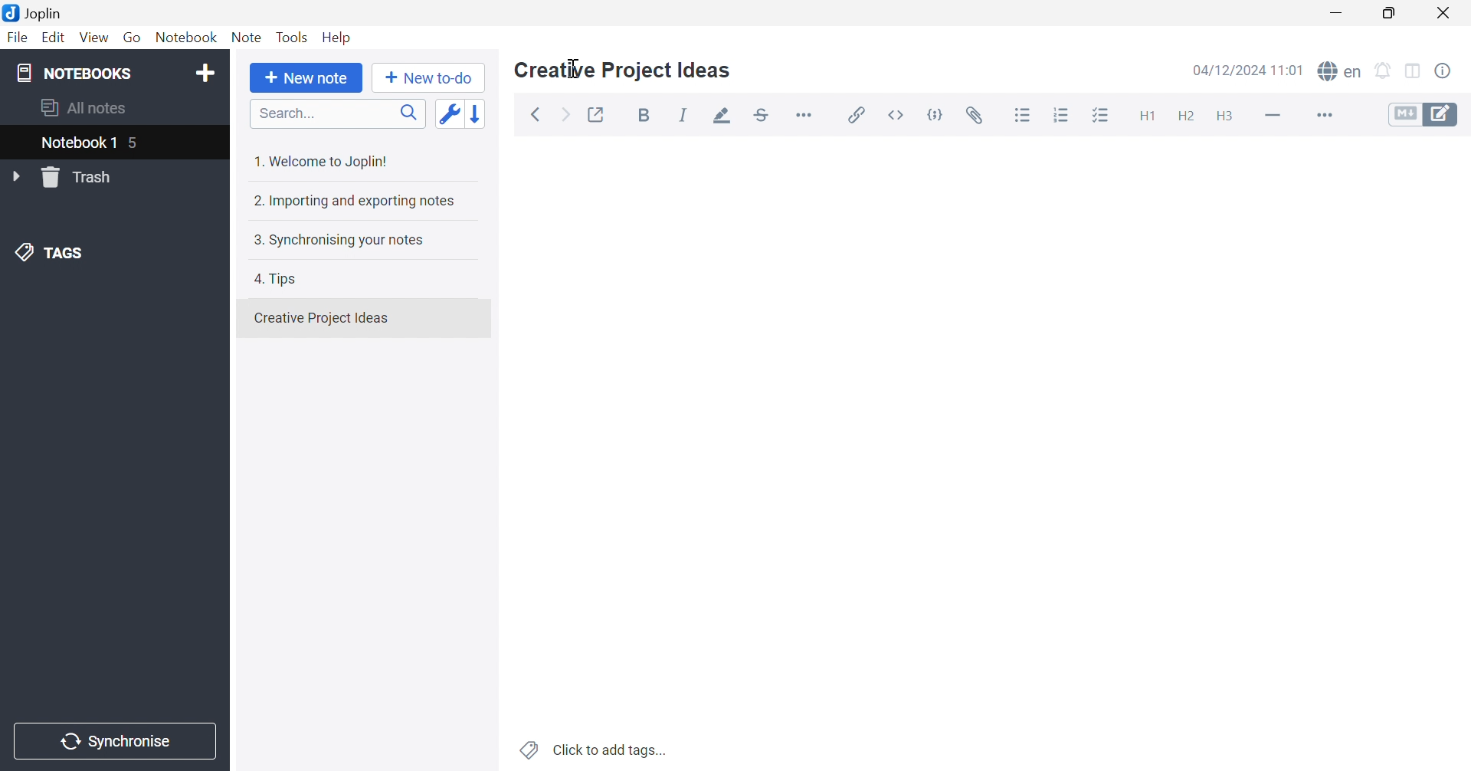 Image resolution: width=1471 pixels, height=771 pixels. What do you see at coordinates (134, 37) in the screenshot?
I see `Go` at bounding box center [134, 37].